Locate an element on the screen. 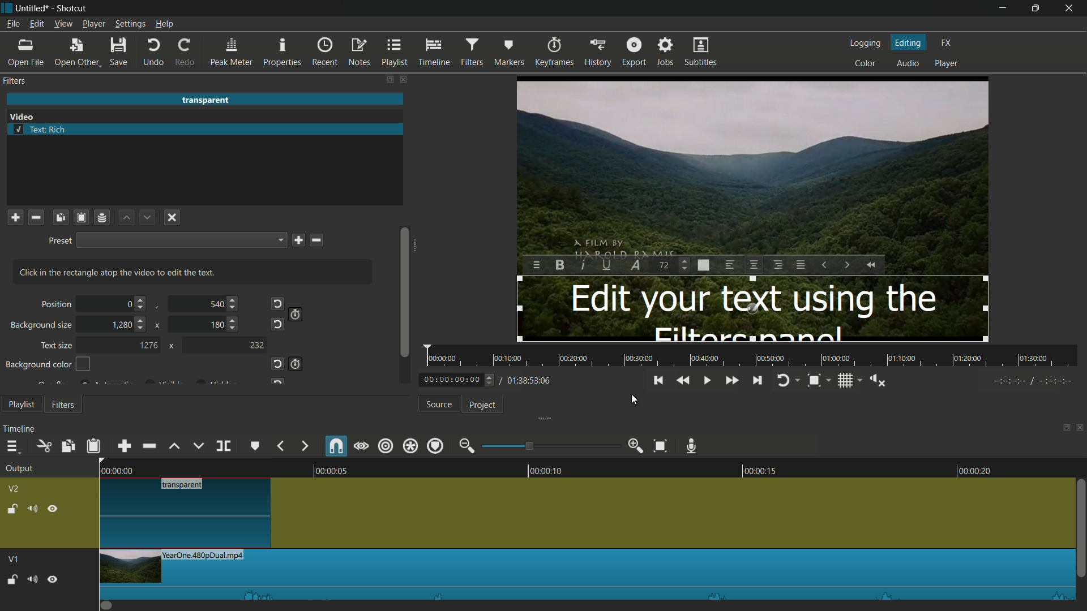 This screenshot has height=611, width=1087. cursor is located at coordinates (635, 400).